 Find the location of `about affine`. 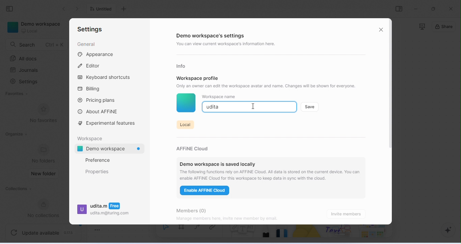

about affine is located at coordinates (99, 111).